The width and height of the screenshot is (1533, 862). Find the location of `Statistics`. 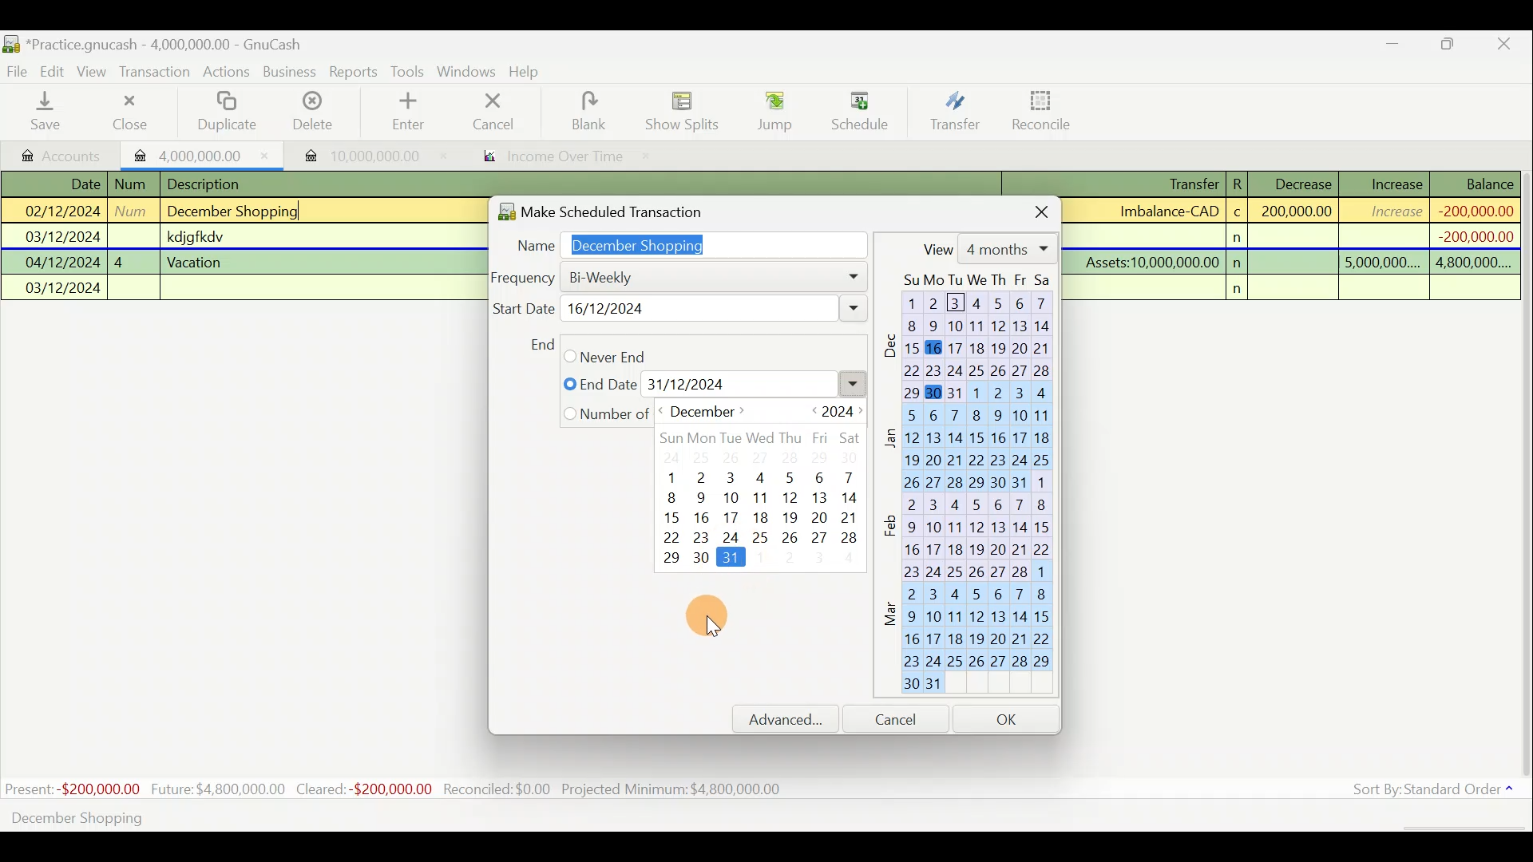

Statistics is located at coordinates (396, 789).